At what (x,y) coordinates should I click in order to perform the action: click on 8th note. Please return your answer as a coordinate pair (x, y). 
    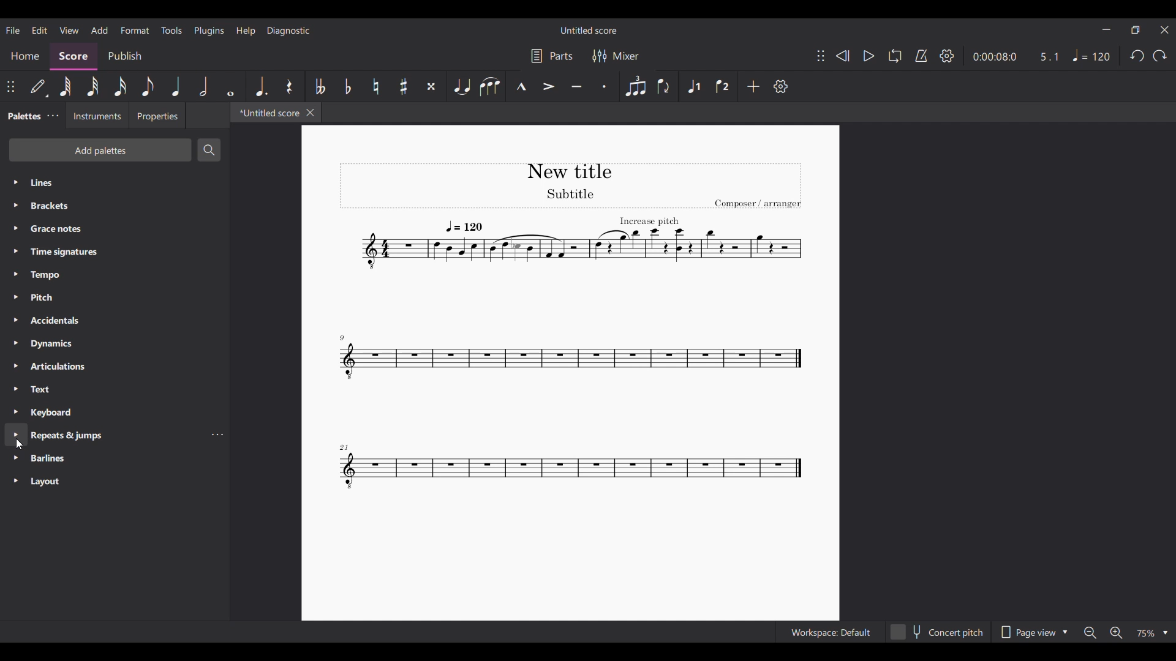
    Looking at the image, I should click on (148, 86).